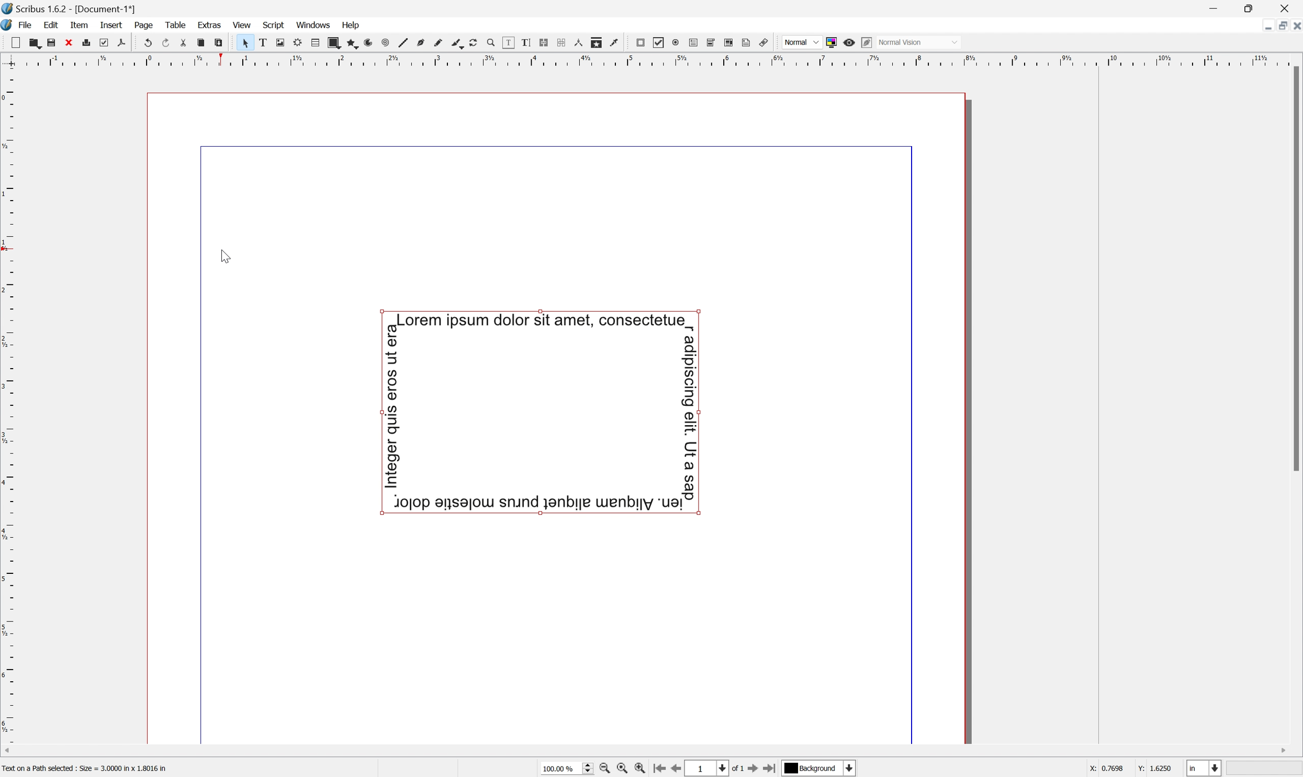  Describe the element at coordinates (85, 769) in the screenshot. I see `Text on a path selected : Size = 3.000 in 1.8016 in` at that location.